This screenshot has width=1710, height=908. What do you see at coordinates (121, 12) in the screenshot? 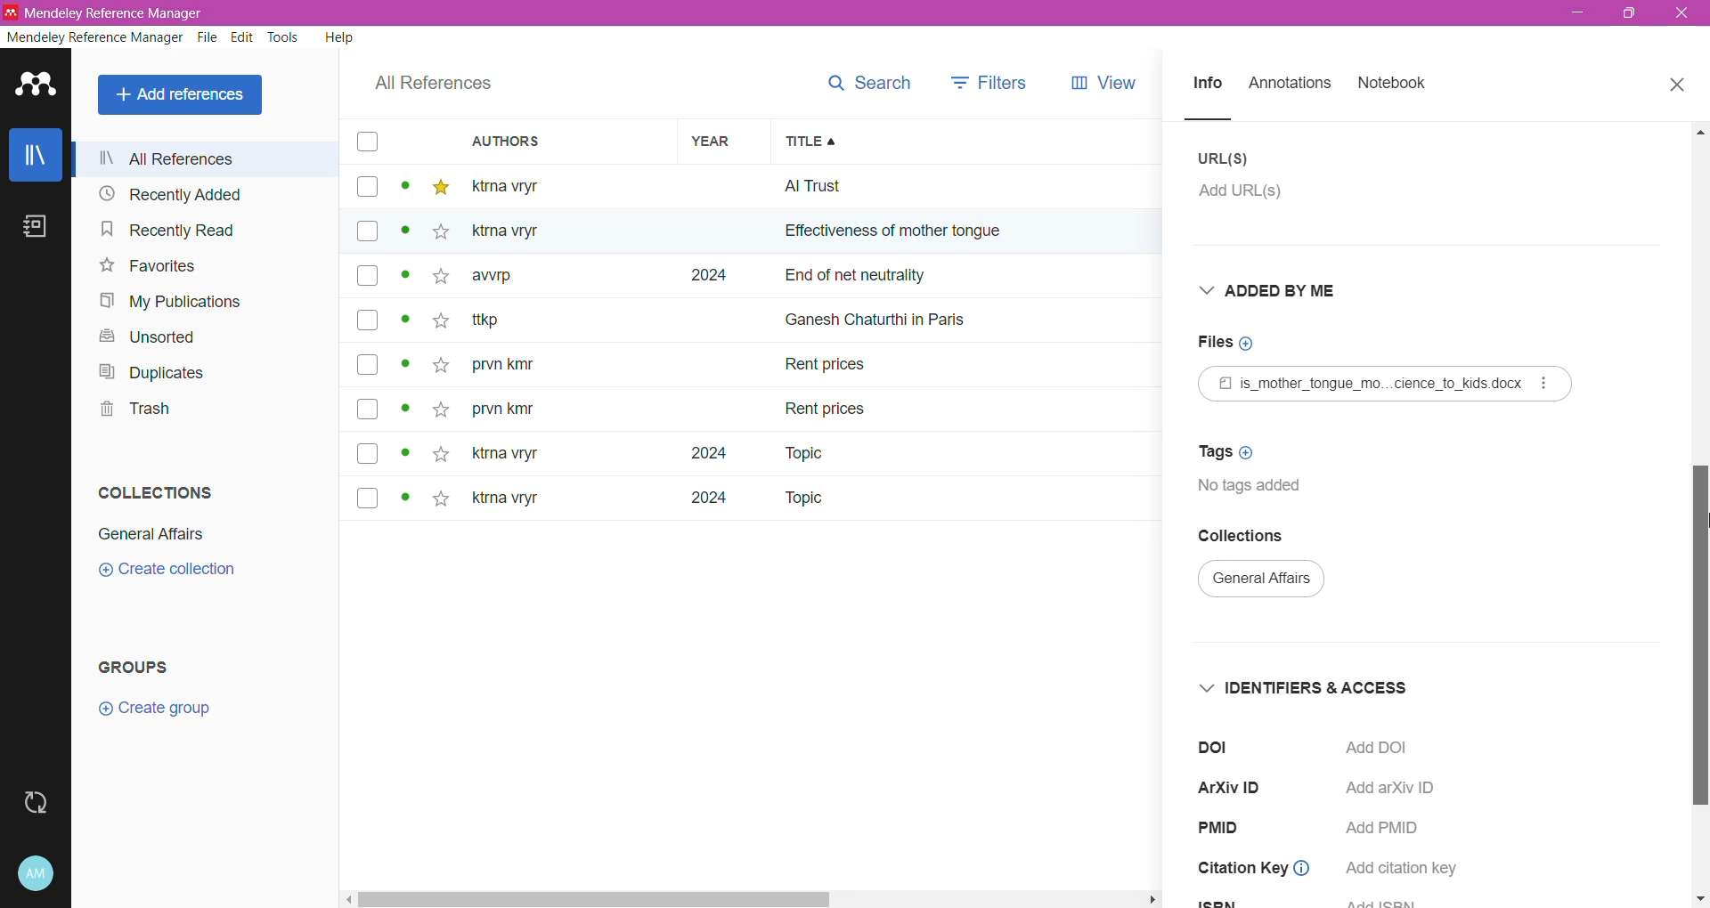
I see `Application Name` at bounding box center [121, 12].